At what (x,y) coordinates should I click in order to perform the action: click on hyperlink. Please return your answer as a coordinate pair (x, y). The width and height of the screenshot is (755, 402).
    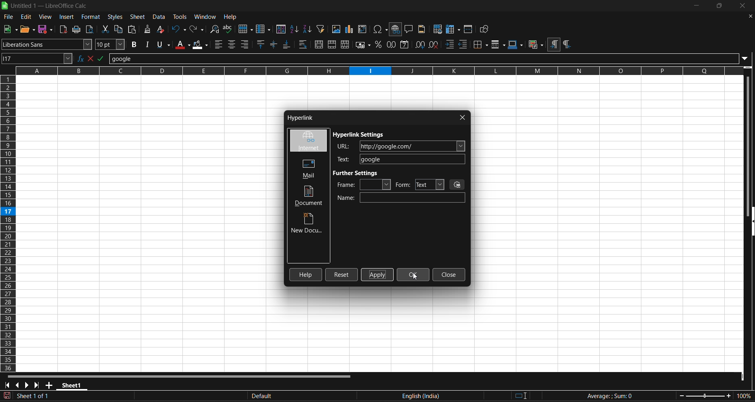
    Looking at the image, I should click on (299, 119).